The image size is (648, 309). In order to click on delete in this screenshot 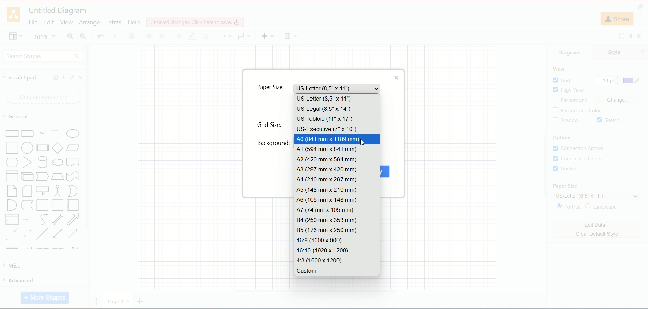, I will do `click(131, 36)`.